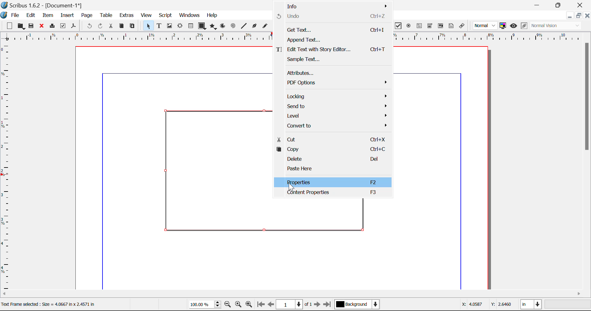  I want to click on Pdf Radio Button, so click(408, 26).